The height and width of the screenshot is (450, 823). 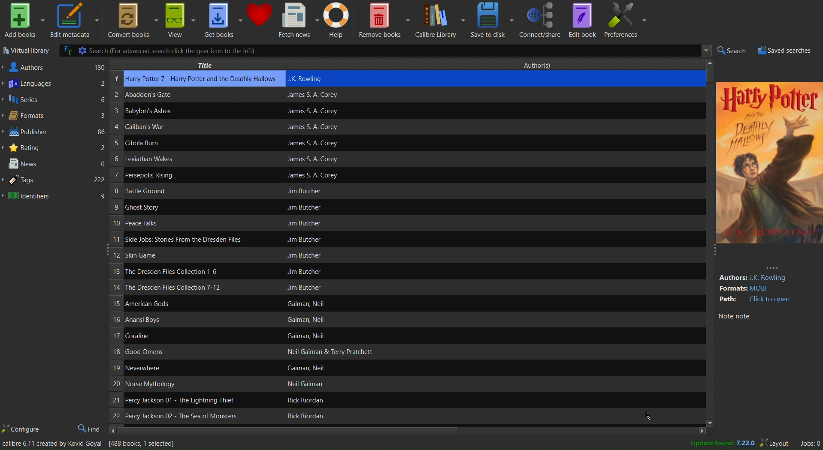 I want to click on Edit book, so click(x=584, y=20).